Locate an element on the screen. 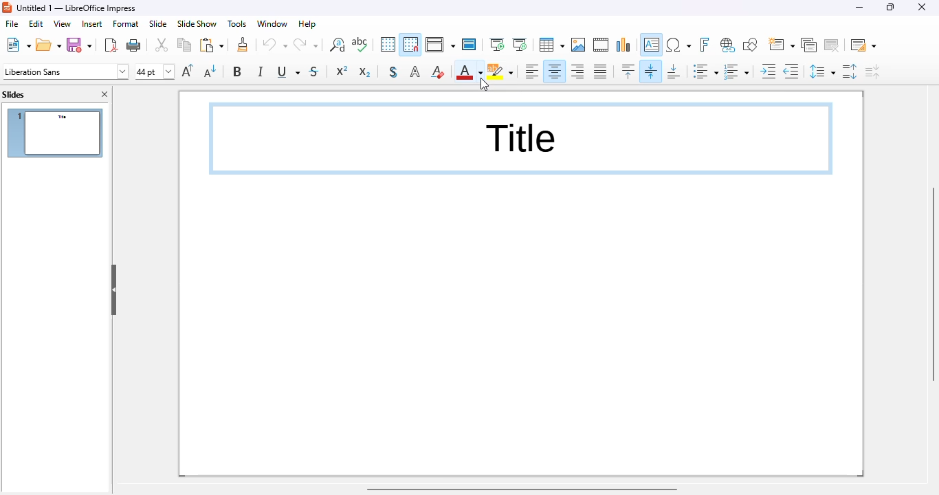 This screenshot has height=495, width=939. format is located at coordinates (125, 23).